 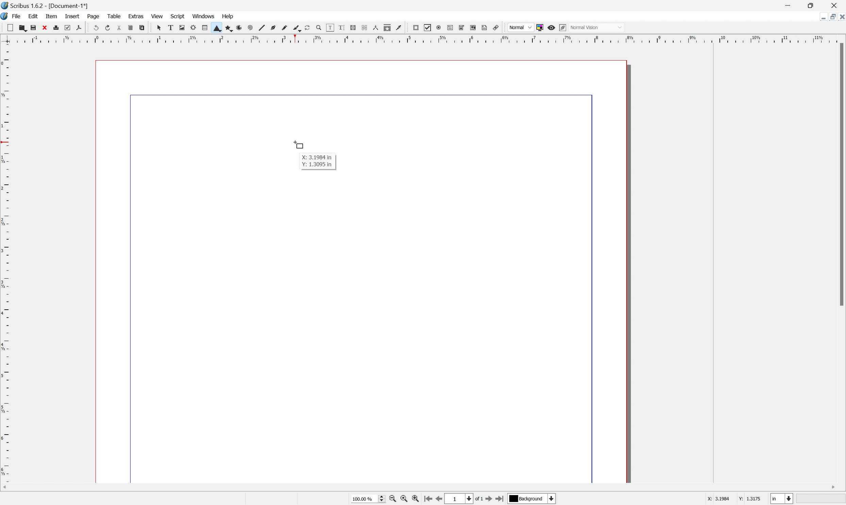 What do you see at coordinates (160, 29) in the screenshot?
I see `Select frame` at bounding box center [160, 29].